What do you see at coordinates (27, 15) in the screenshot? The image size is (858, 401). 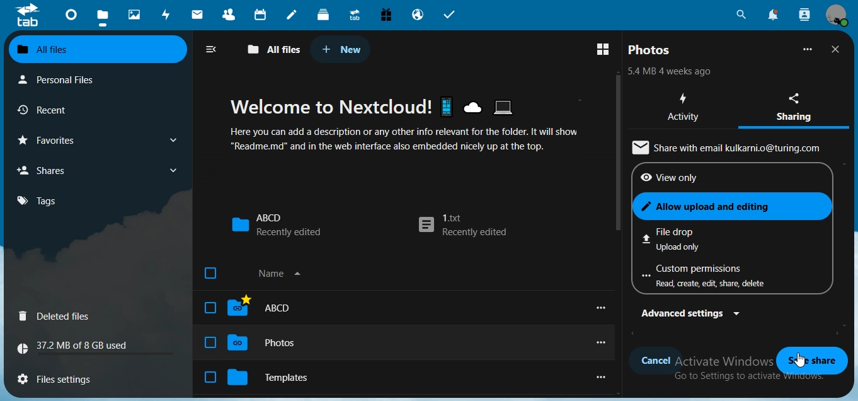 I see `icon` at bounding box center [27, 15].